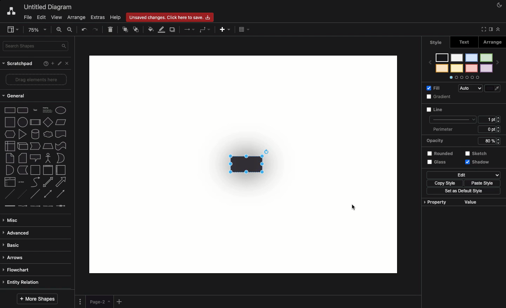  I want to click on Help, so click(116, 18).